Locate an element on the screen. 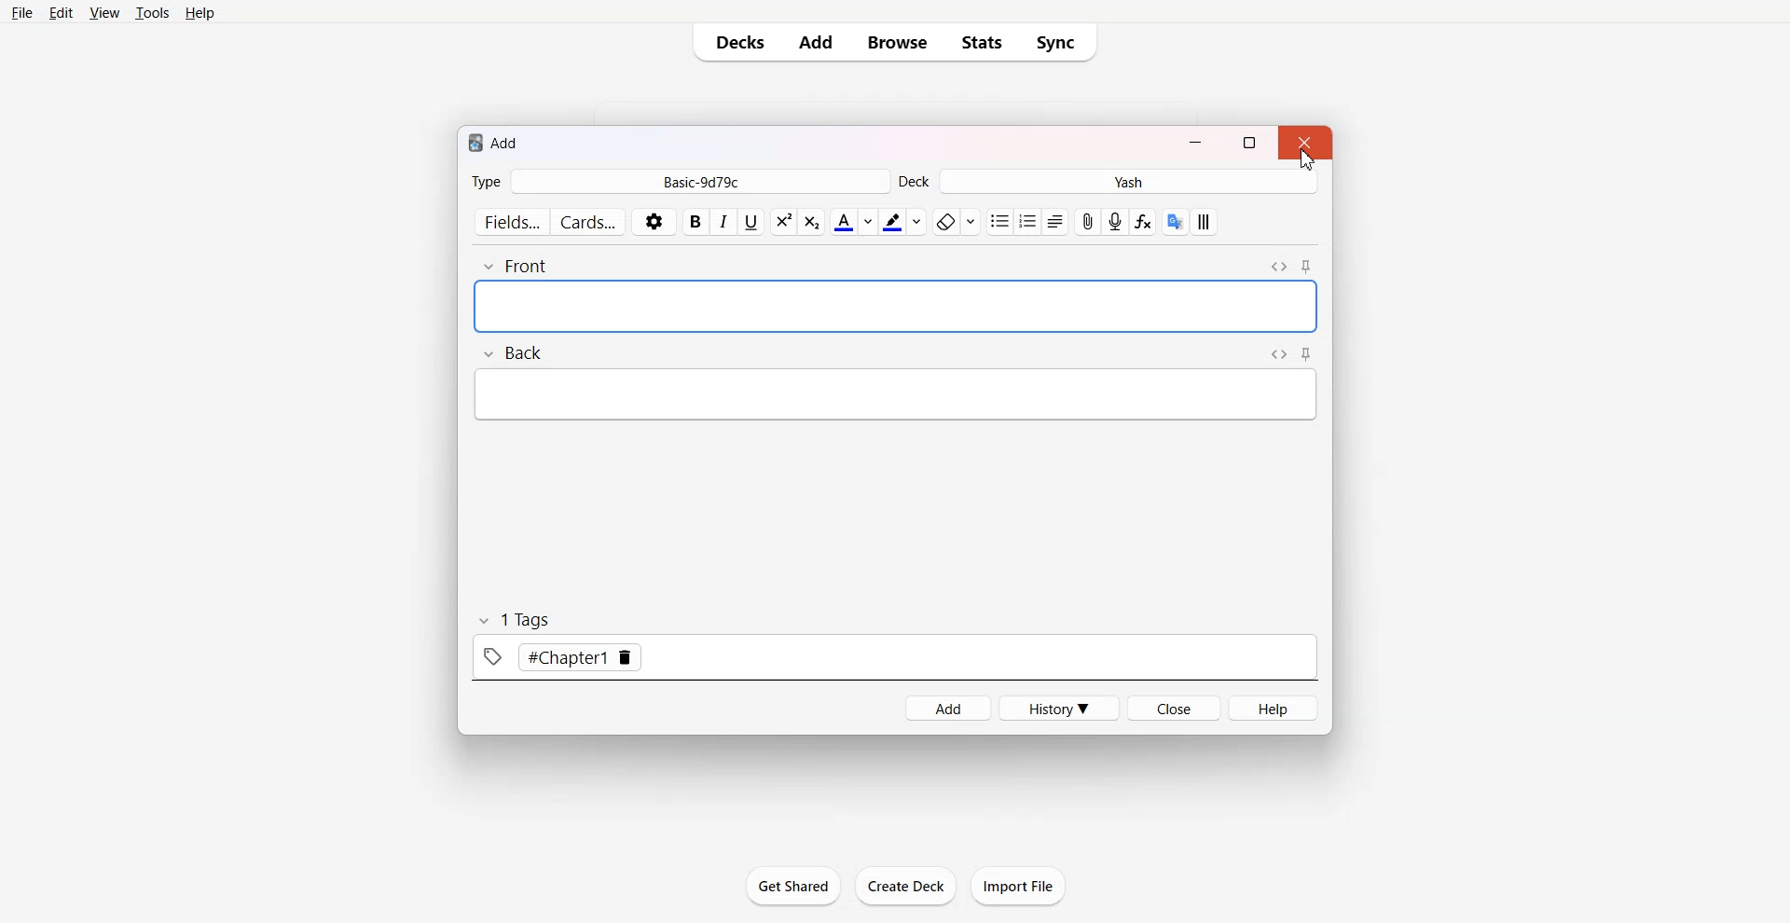 This screenshot has width=1790, height=923. Fields is located at coordinates (509, 221).